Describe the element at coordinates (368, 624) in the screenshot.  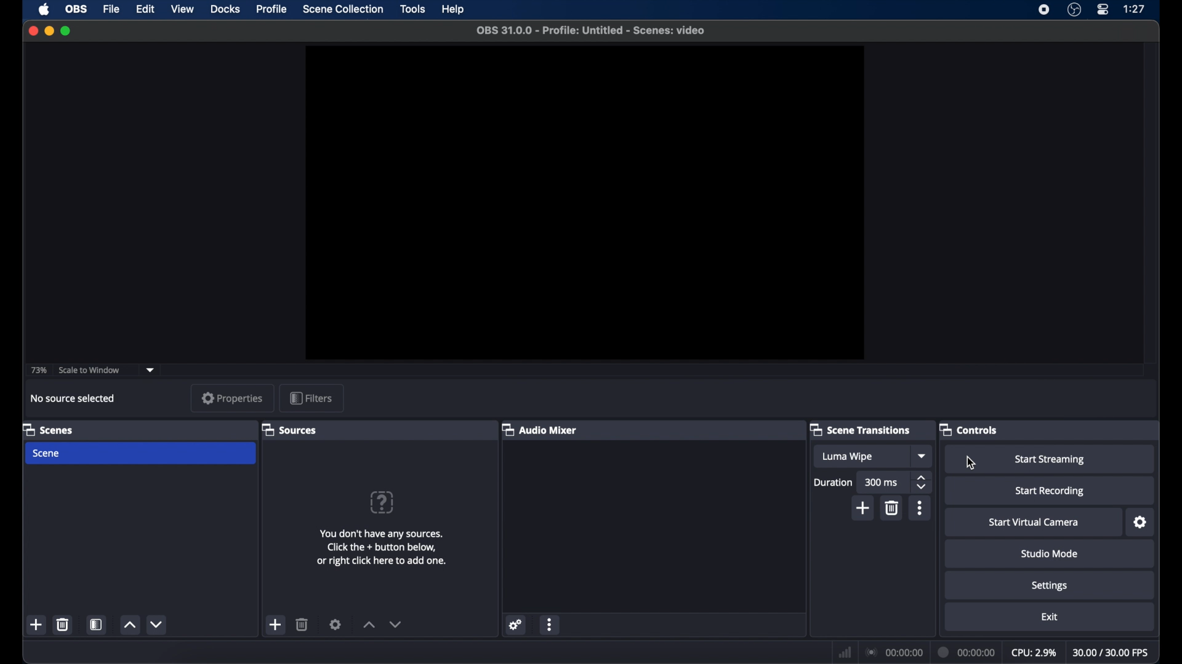
I see `increment` at that location.